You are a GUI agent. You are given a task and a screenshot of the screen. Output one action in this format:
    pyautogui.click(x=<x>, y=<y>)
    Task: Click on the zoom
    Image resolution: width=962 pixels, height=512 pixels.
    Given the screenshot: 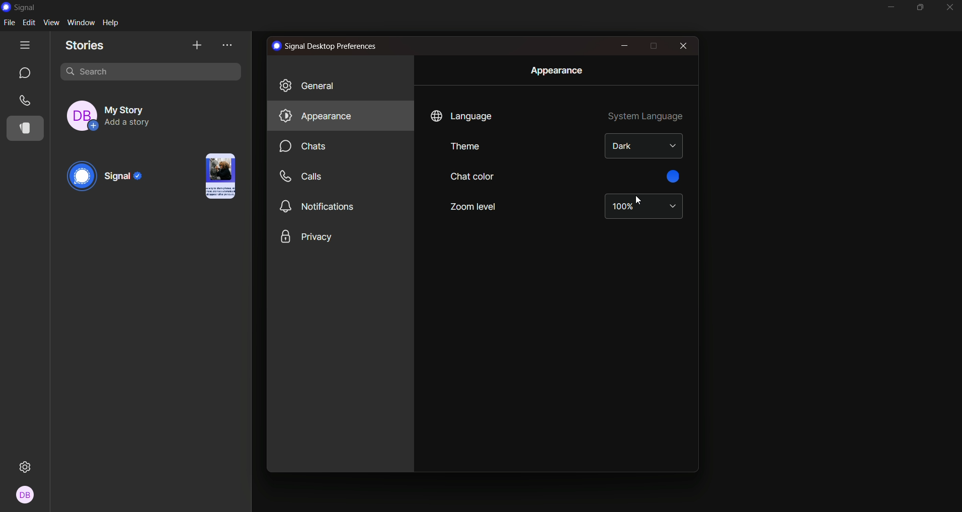 What is the action you would take?
    pyautogui.click(x=642, y=207)
    